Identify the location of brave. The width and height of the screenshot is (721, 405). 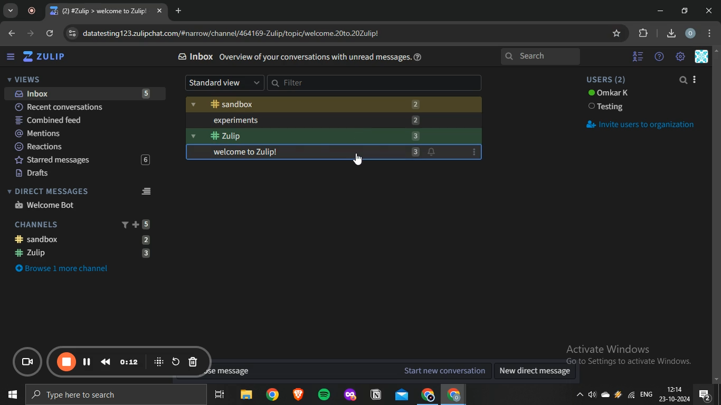
(297, 396).